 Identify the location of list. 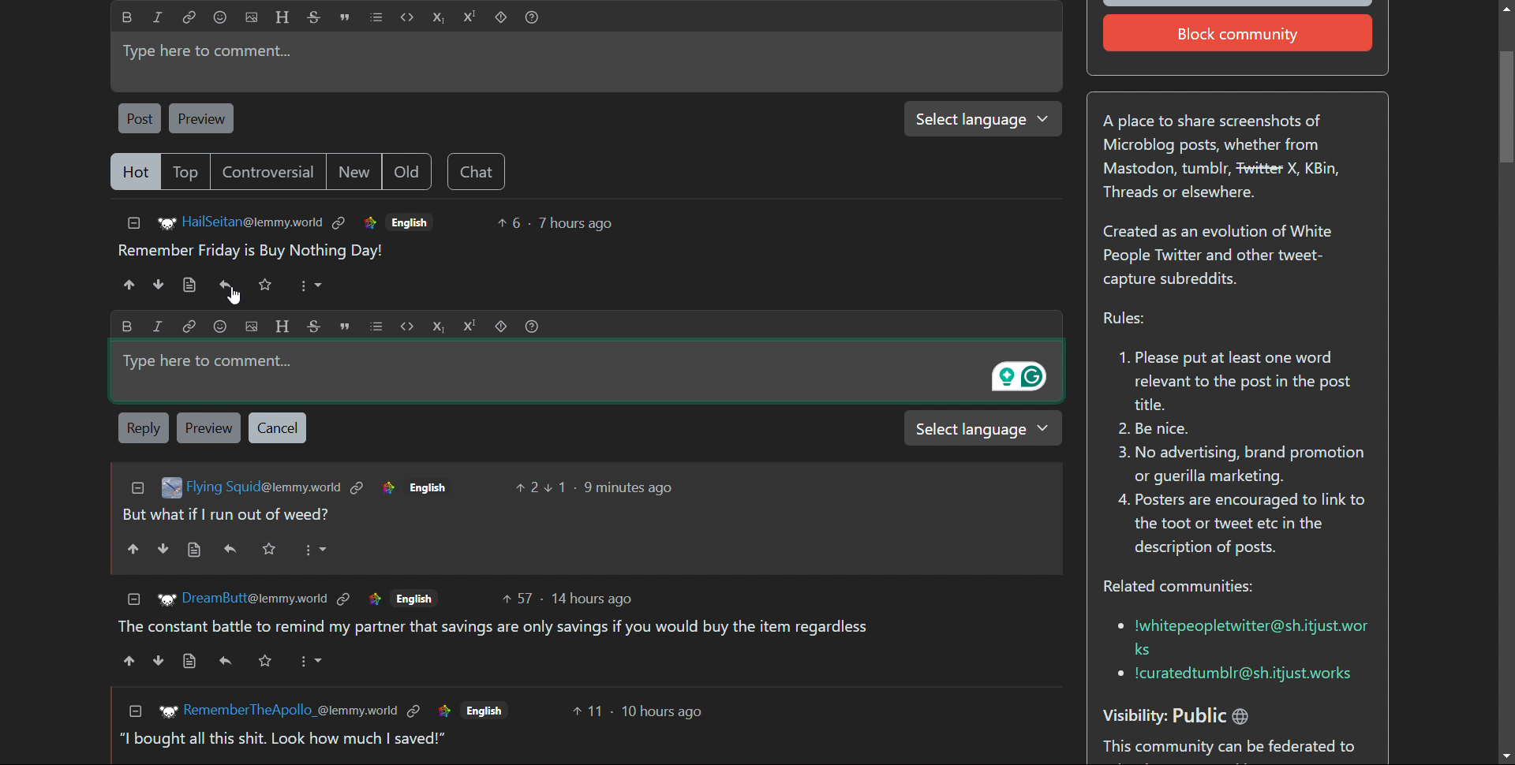
(376, 325).